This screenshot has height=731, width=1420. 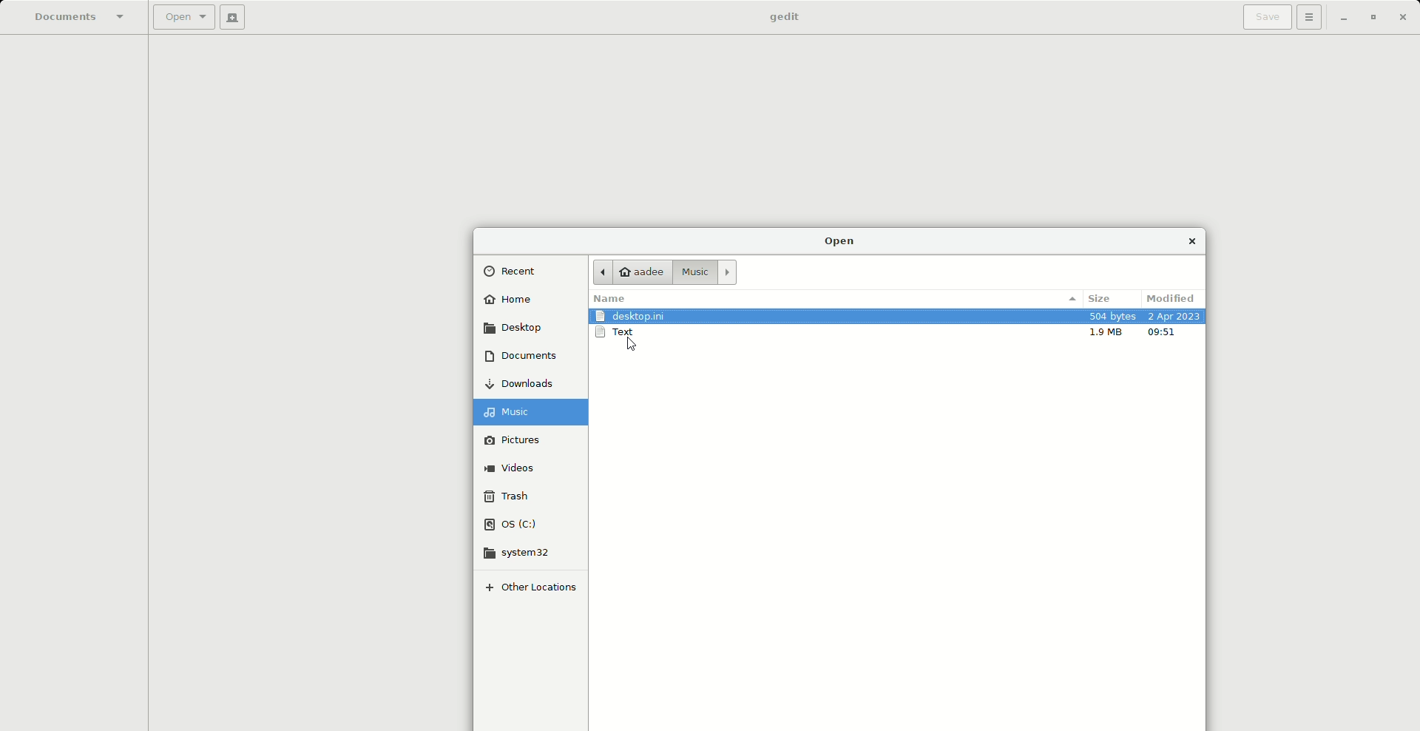 I want to click on Other locations, so click(x=533, y=590).